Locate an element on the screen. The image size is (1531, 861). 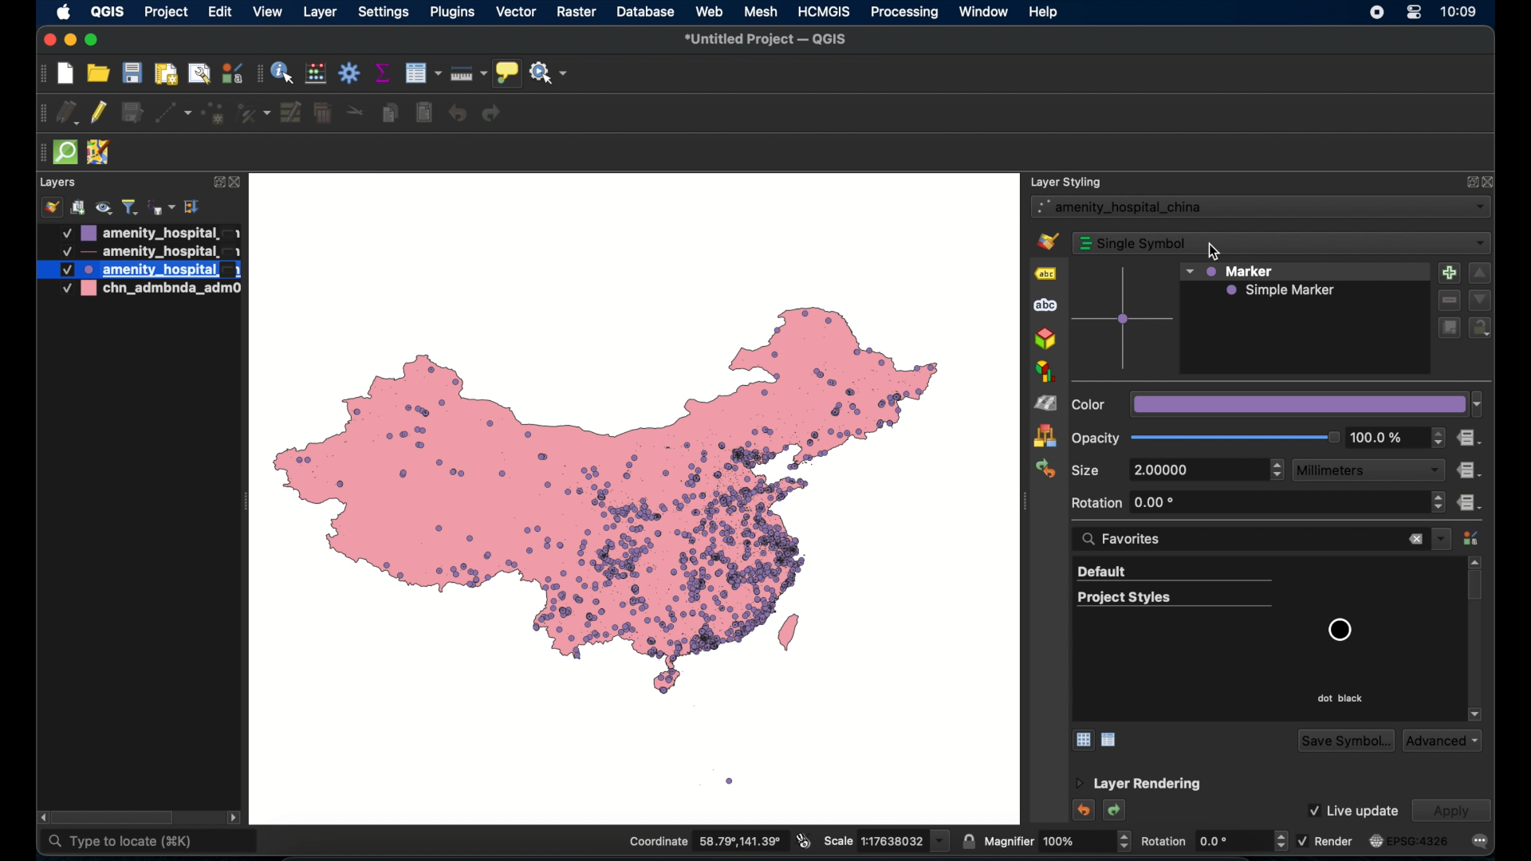
dropdown is located at coordinates (1442, 539).